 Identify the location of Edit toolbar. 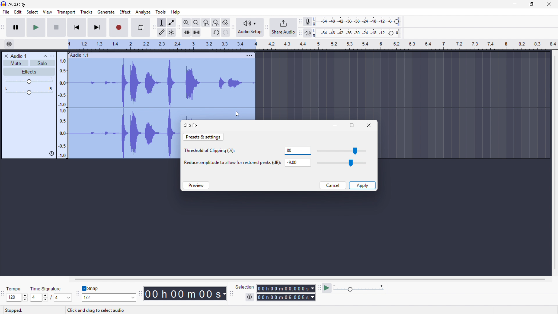
(179, 27).